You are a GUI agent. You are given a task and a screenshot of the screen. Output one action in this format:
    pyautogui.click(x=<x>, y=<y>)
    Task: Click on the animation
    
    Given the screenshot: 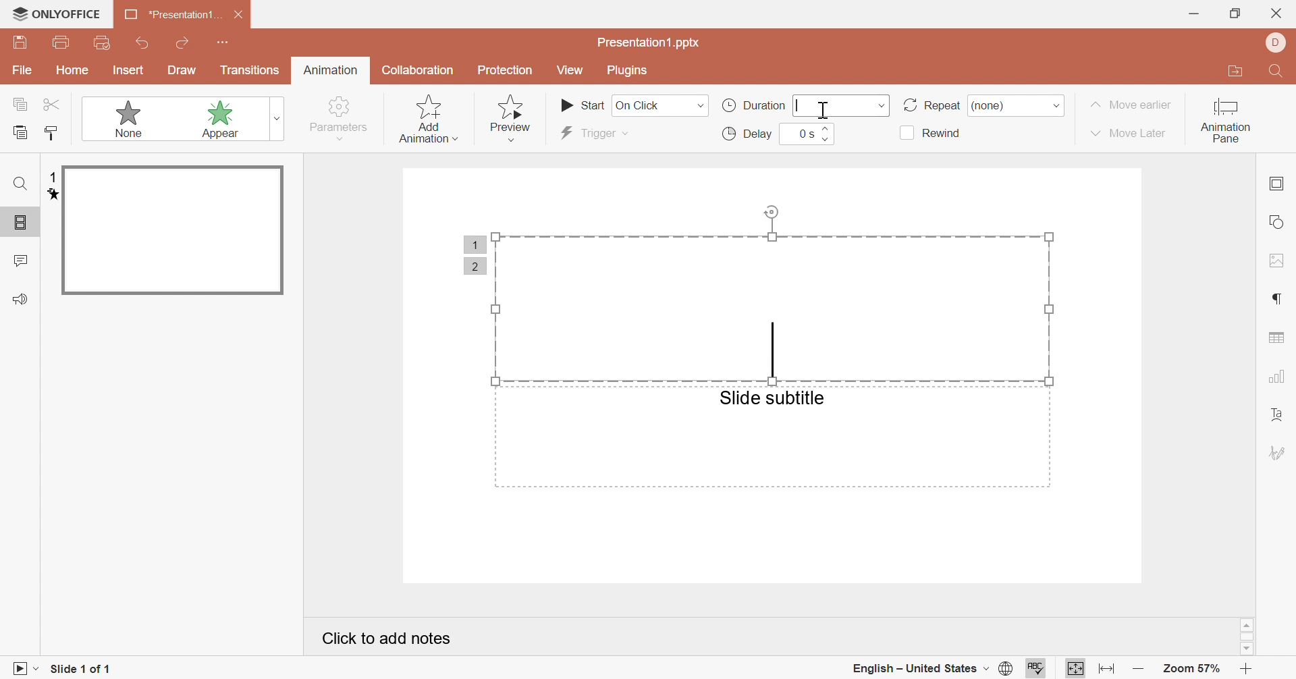 What is the action you would take?
    pyautogui.click(x=49, y=195)
    